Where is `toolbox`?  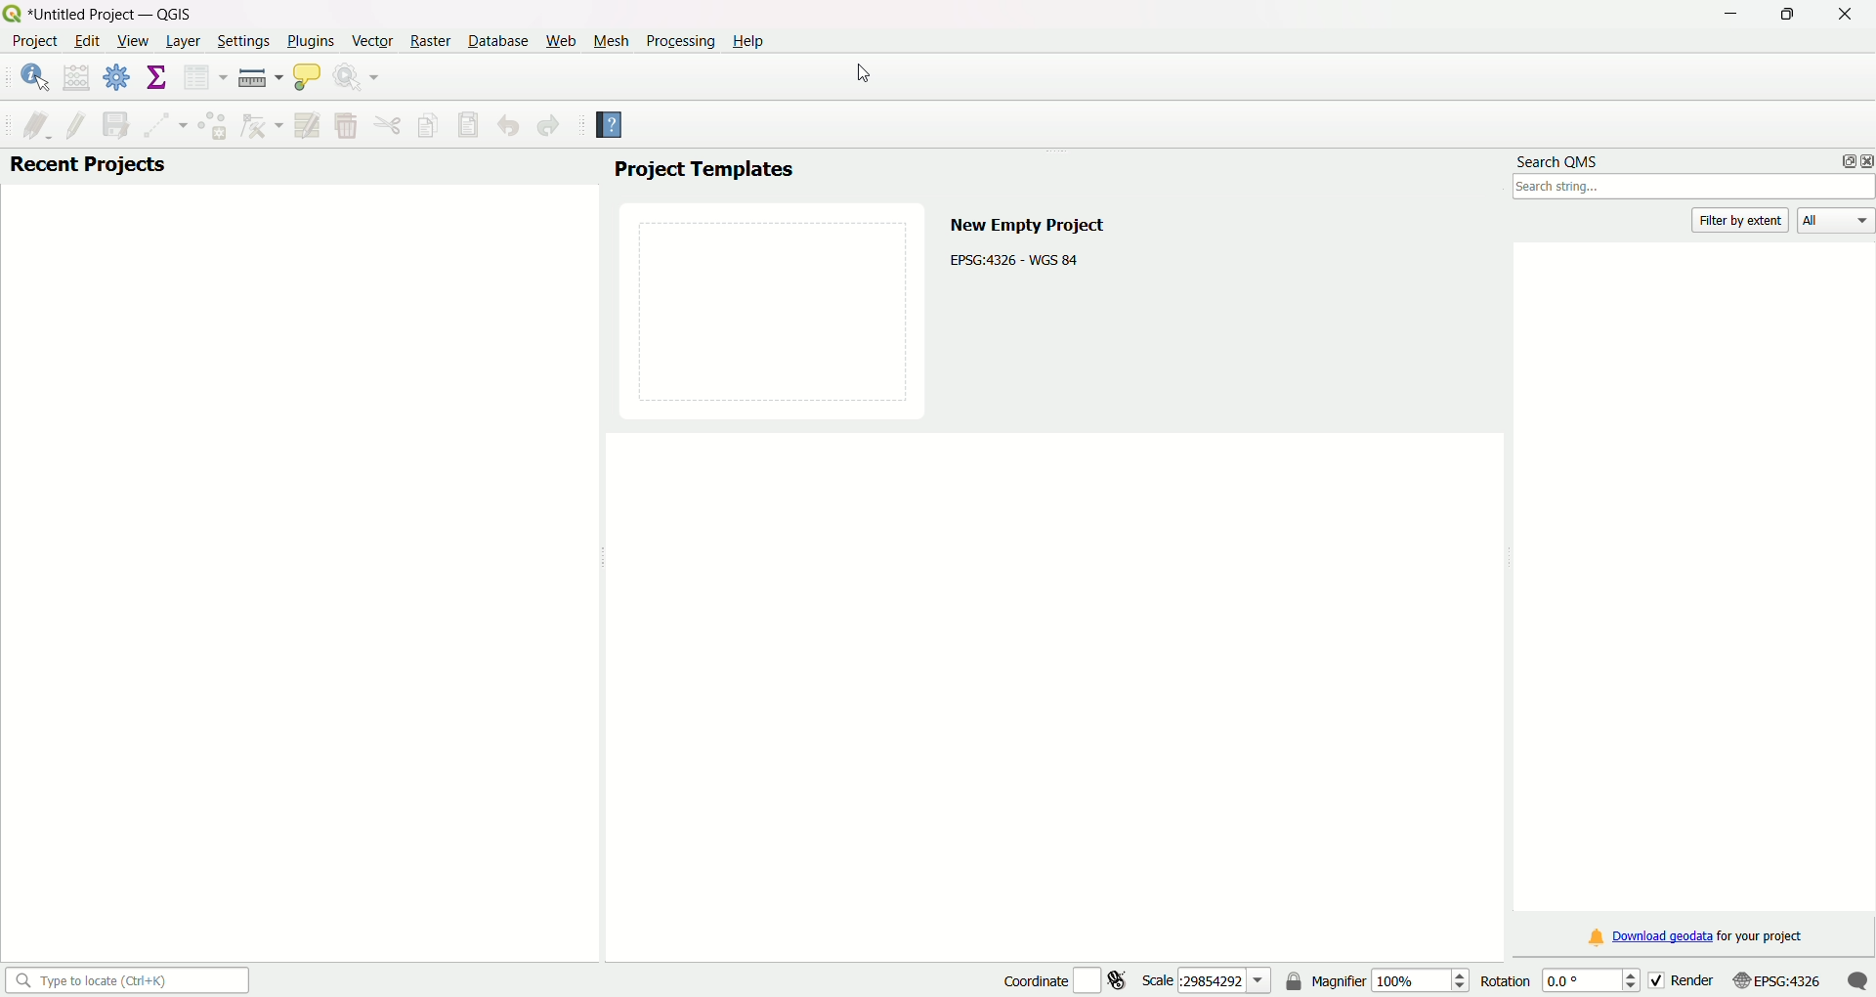 toolbox is located at coordinates (118, 80).